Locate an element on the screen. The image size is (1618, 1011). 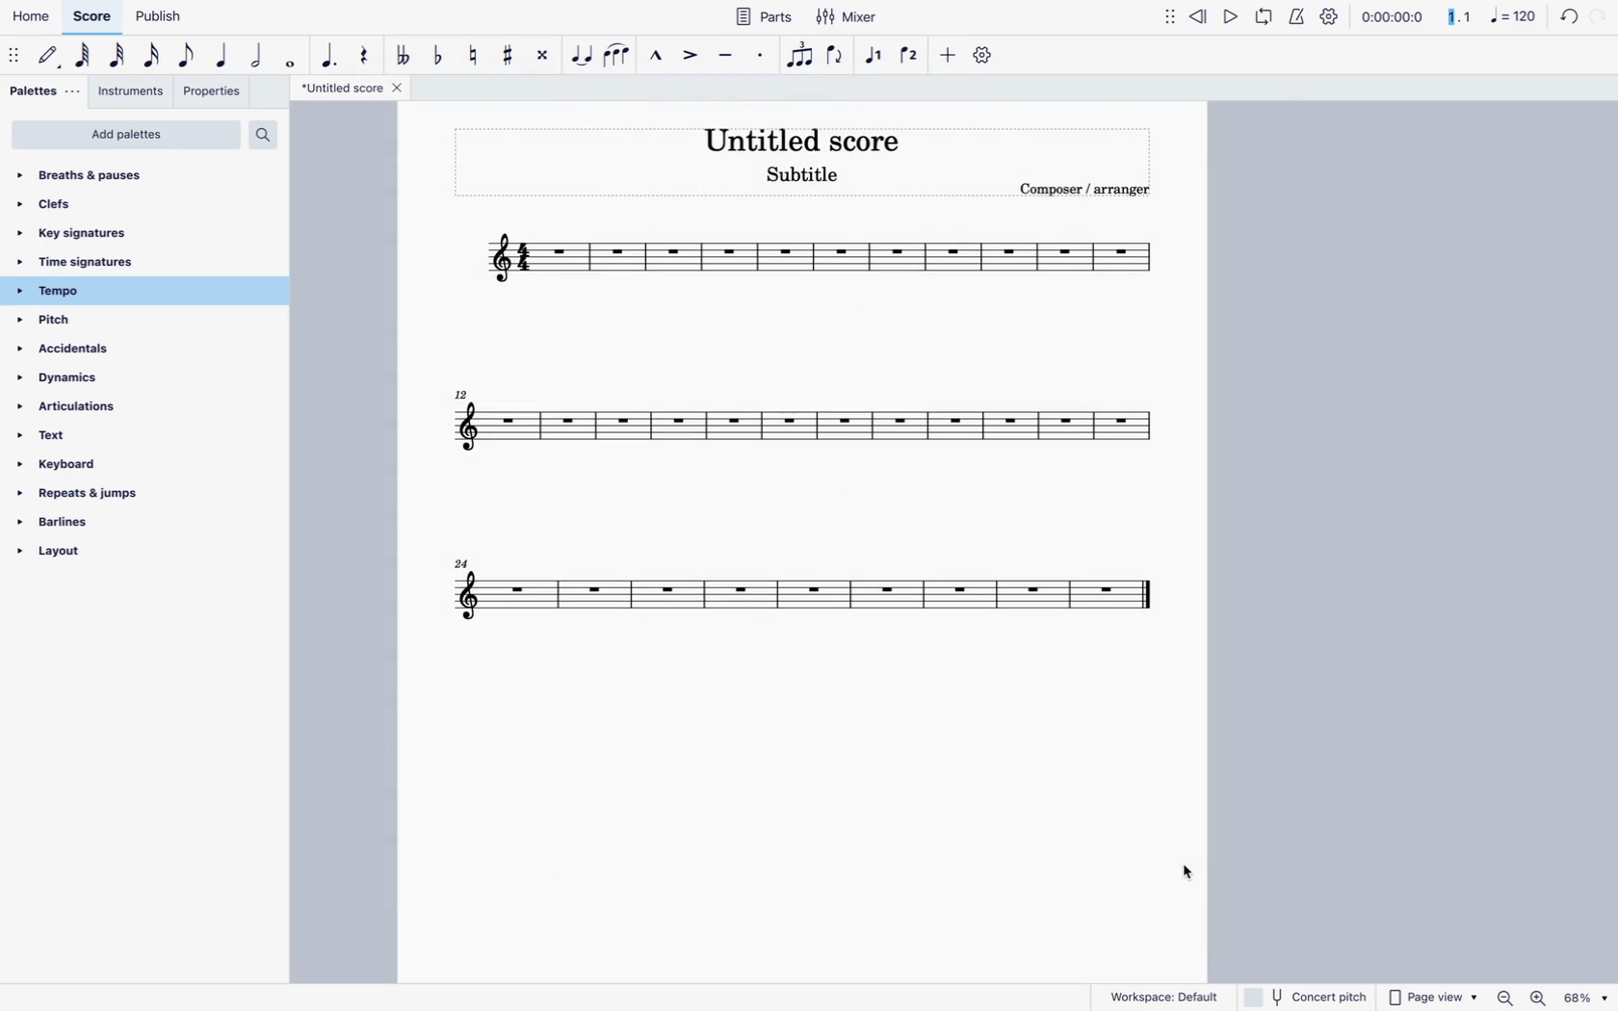
quarter note is located at coordinates (222, 58).